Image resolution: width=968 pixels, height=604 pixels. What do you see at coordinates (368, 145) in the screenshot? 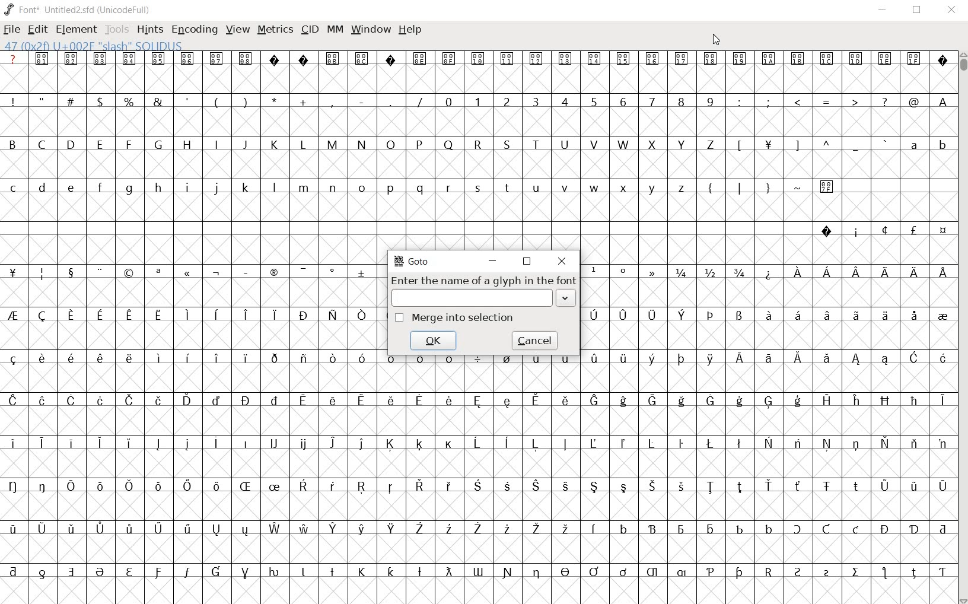
I see `capital letters A - Z` at bounding box center [368, 145].